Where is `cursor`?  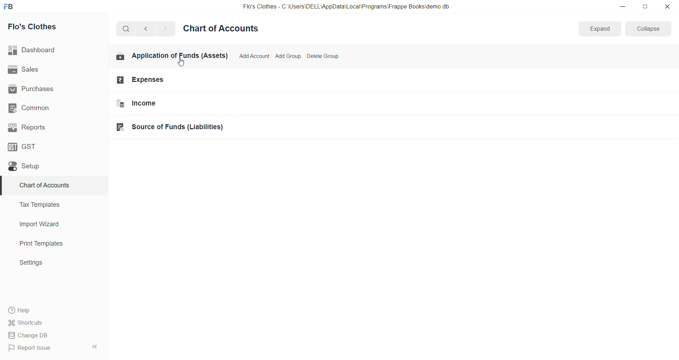
cursor is located at coordinates (184, 63).